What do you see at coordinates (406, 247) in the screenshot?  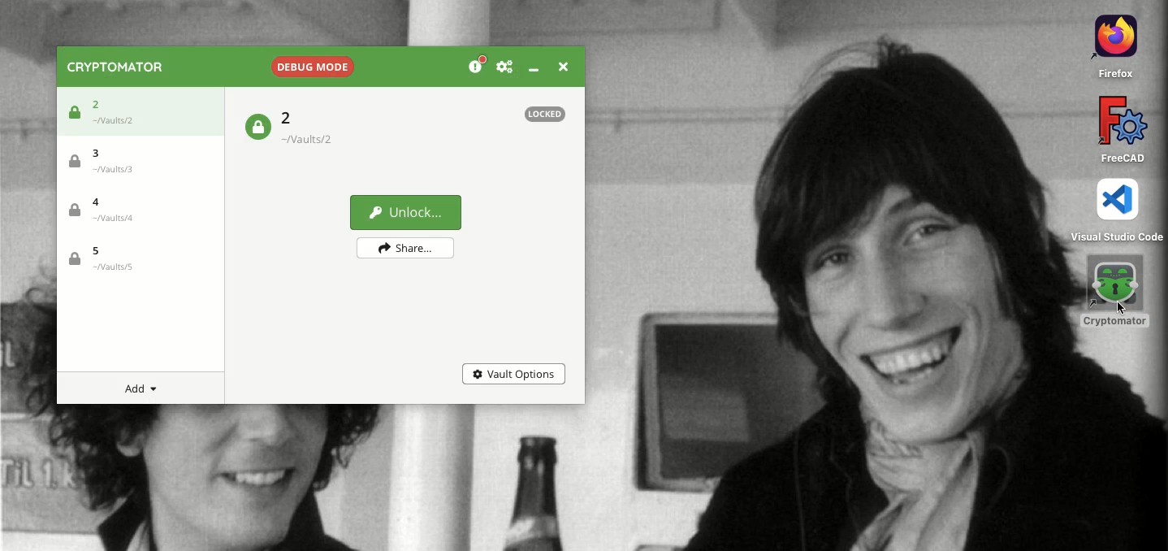 I see `Share` at bounding box center [406, 247].